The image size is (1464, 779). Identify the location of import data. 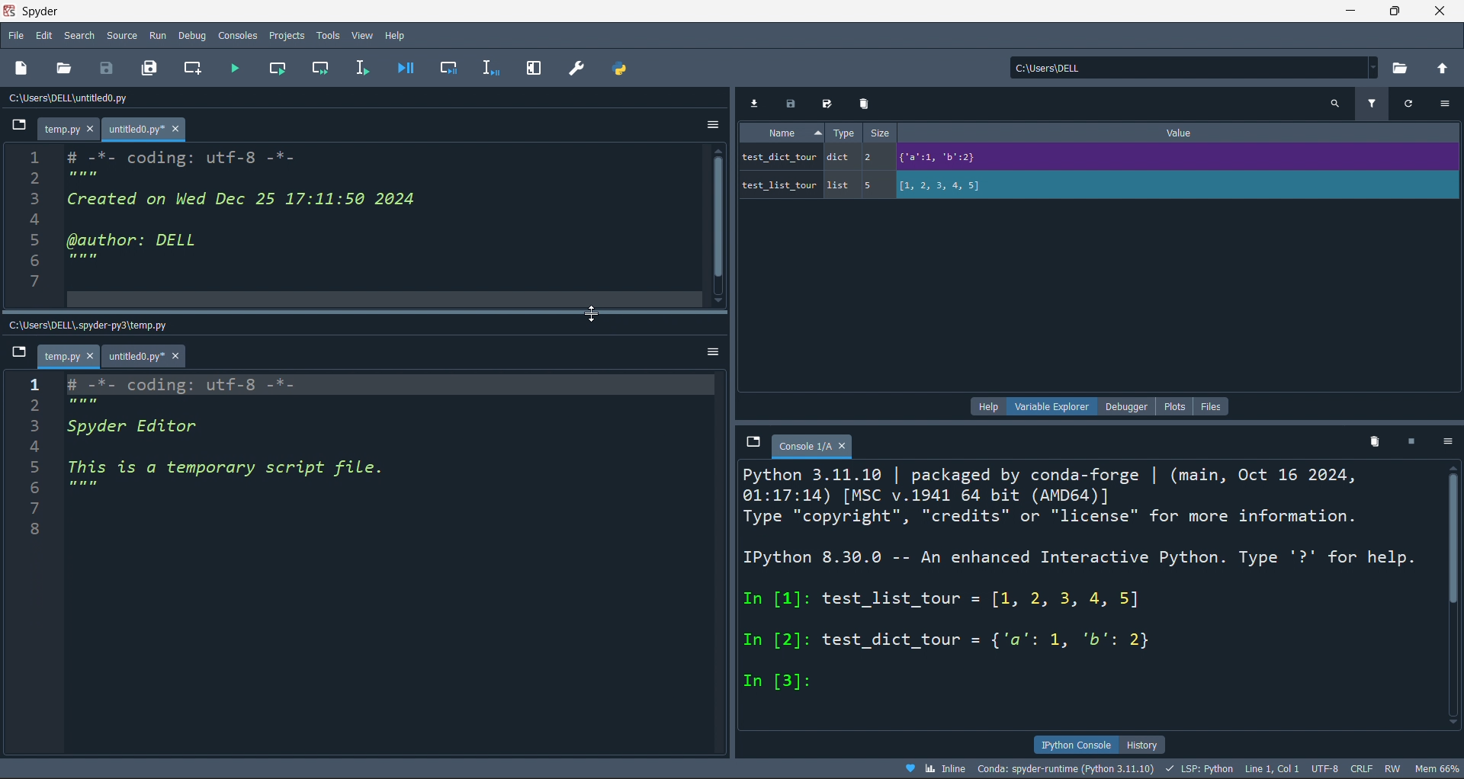
(756, 102).